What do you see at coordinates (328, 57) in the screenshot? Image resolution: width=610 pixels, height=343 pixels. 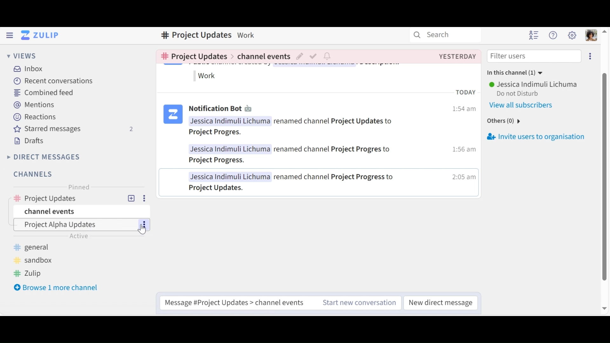 I see `Configure notification` at bounding box center [328, 57].